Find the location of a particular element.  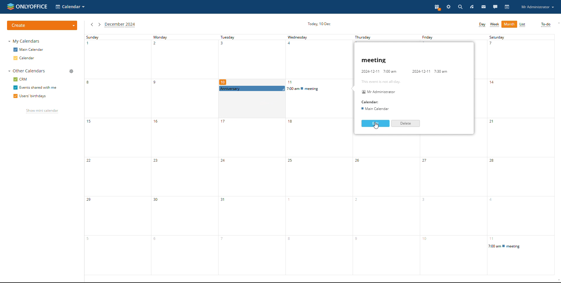

meeting is located at coordinates (394, 60).